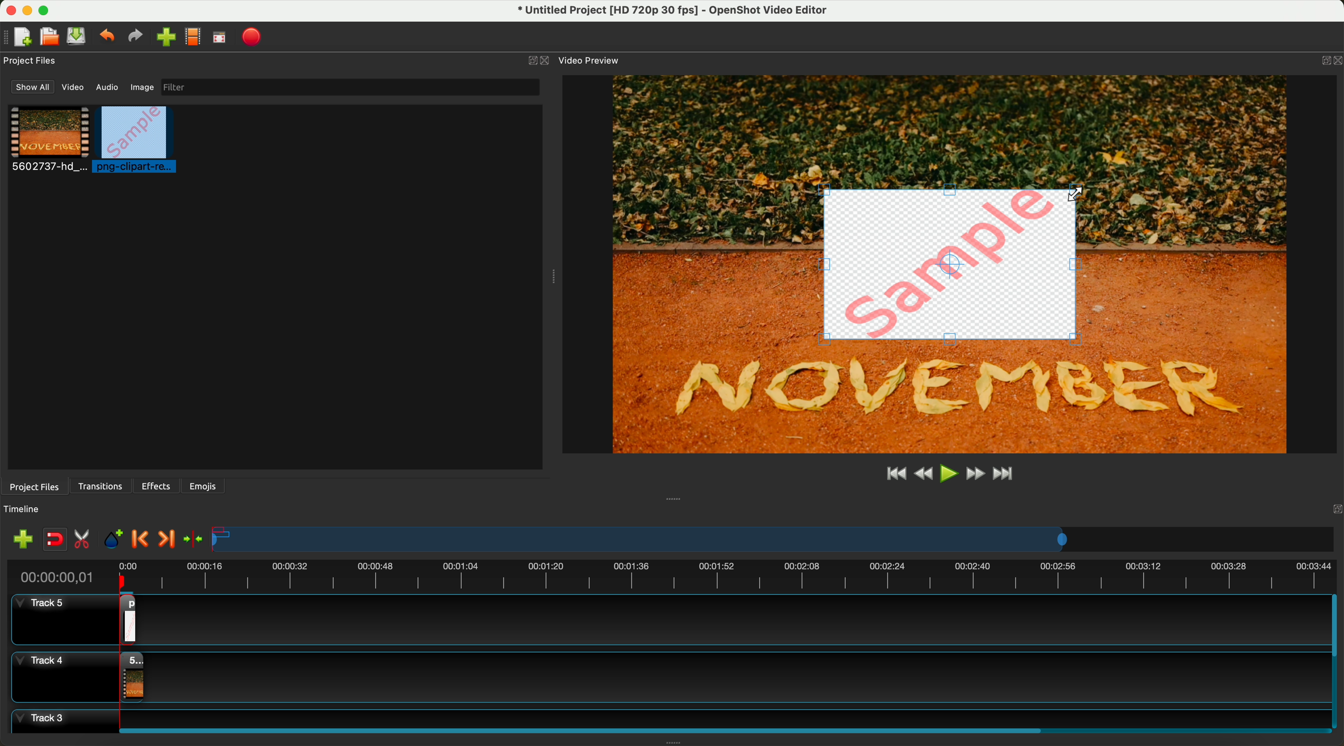 The height and width of the screenshot is (746, 1344). Describe the element at coordinates (974, 475) in the screenshot. I see `fast foward` at that location.